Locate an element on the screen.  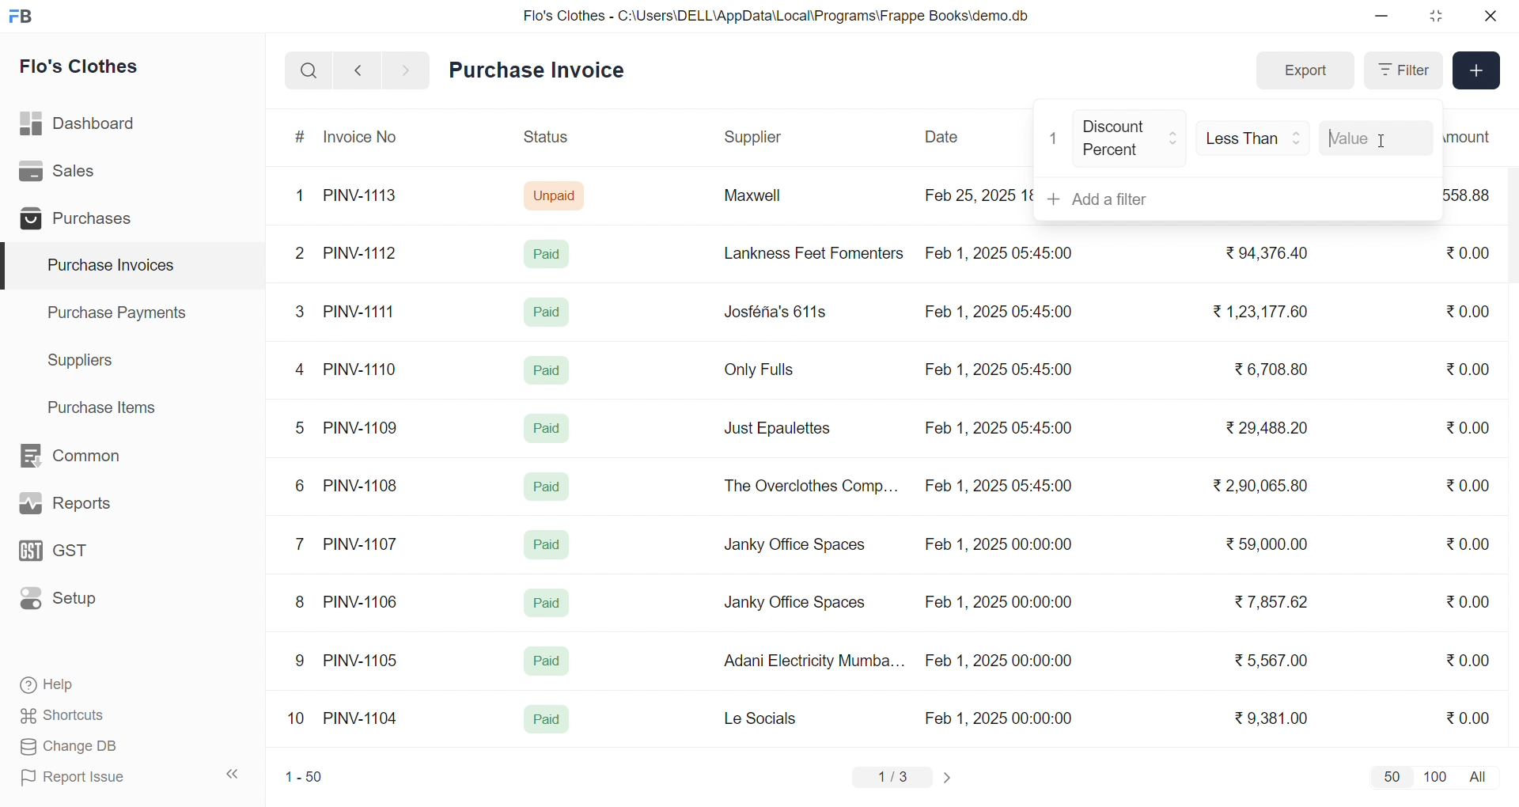
₹0.00 is located at coordinates (1470, 310).